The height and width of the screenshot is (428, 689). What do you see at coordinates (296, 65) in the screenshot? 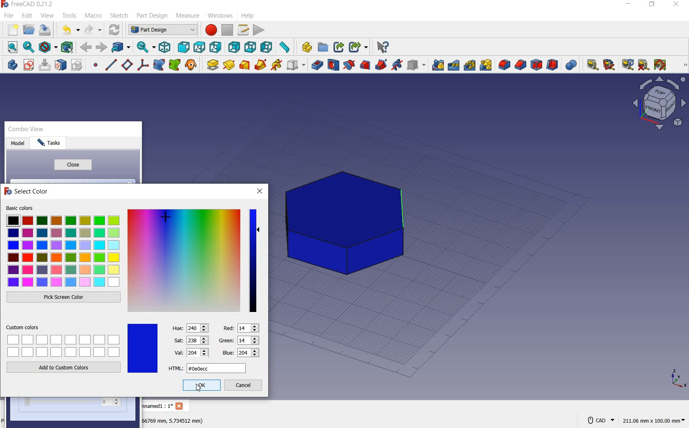
I see `create an additive primitive` at bounding box center [296, 65].